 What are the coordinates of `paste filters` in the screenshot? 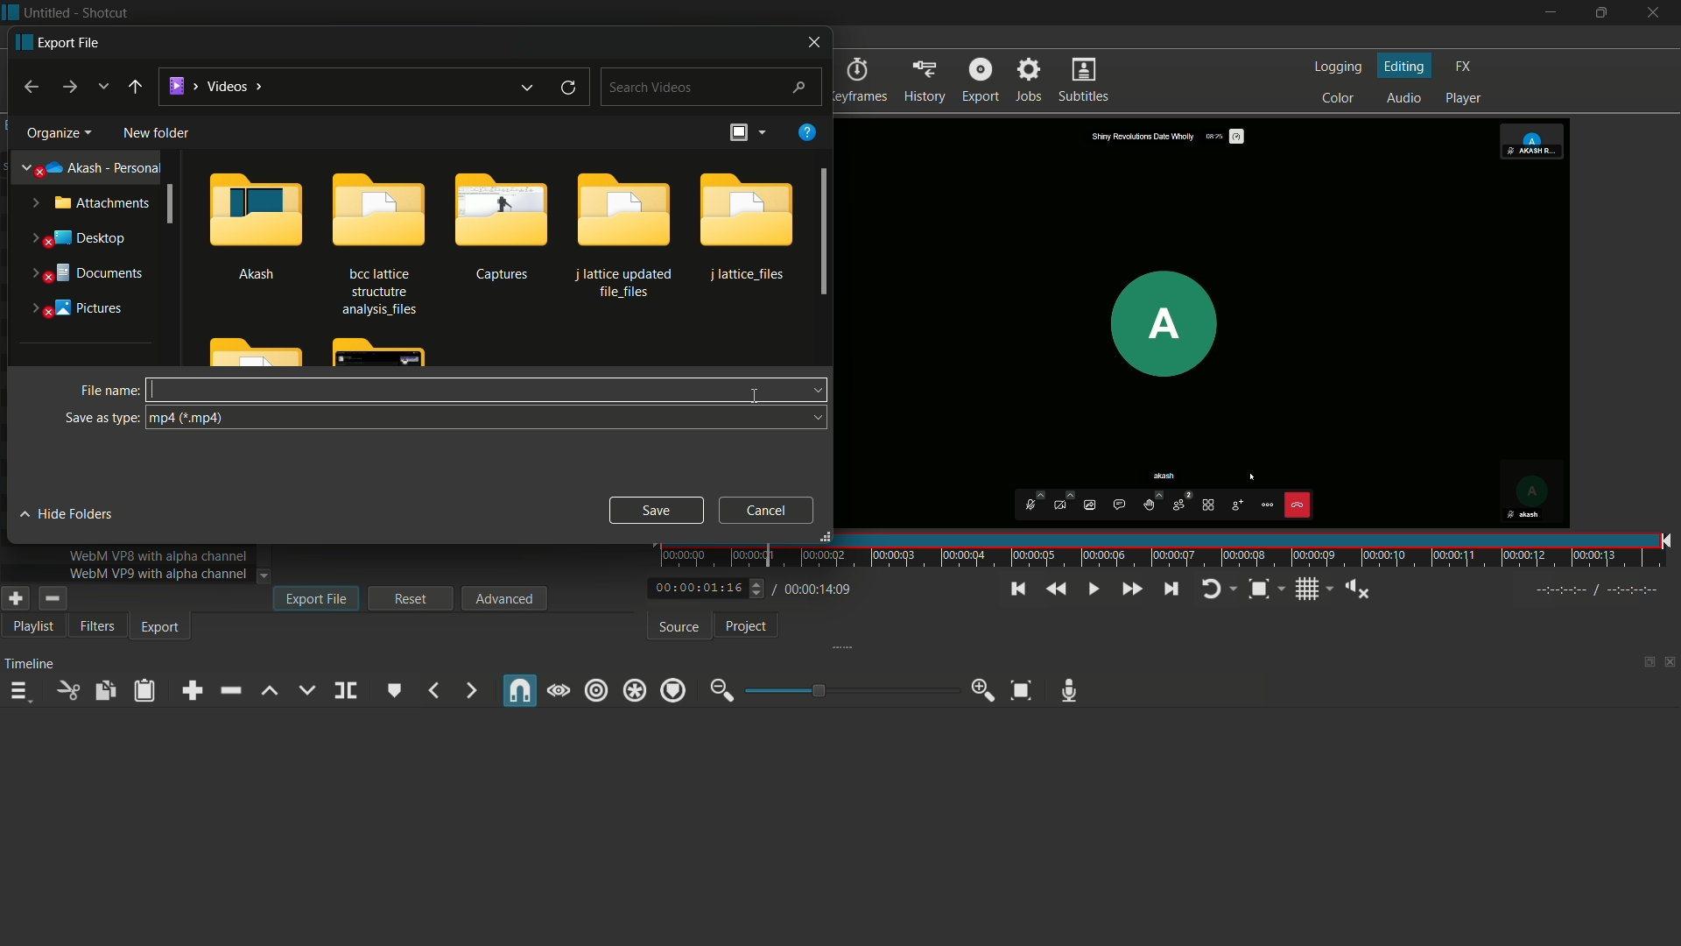 It's located at (144, 692).